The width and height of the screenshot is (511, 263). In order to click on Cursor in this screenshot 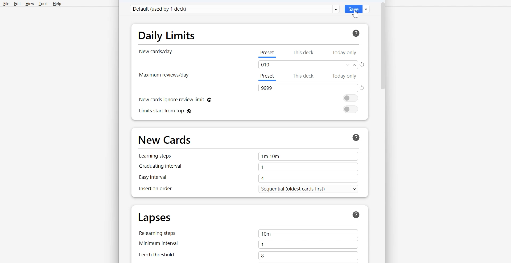, I will do `click(356, 14)`.